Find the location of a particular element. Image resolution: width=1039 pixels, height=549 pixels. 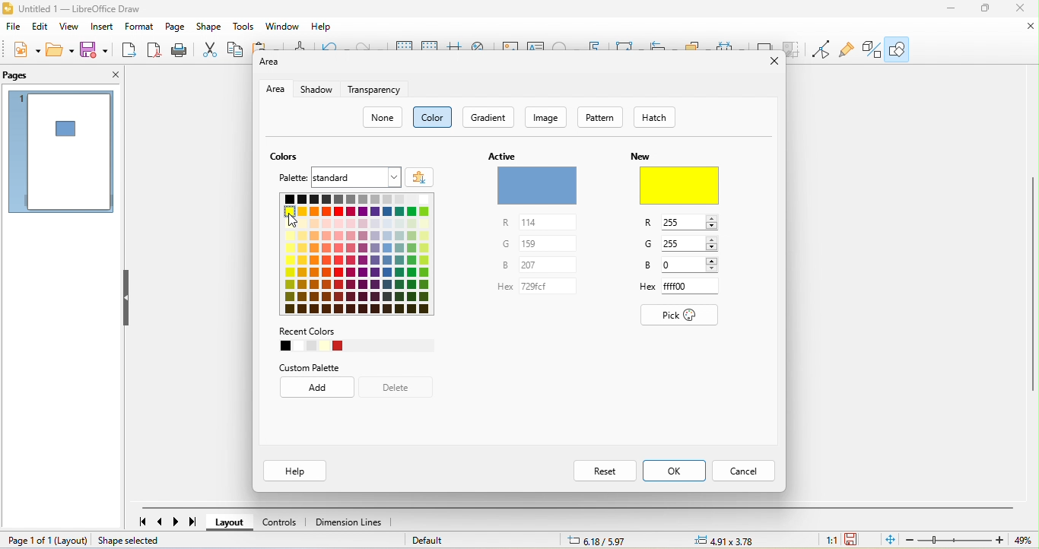

image is located at coordinates (549, 116).